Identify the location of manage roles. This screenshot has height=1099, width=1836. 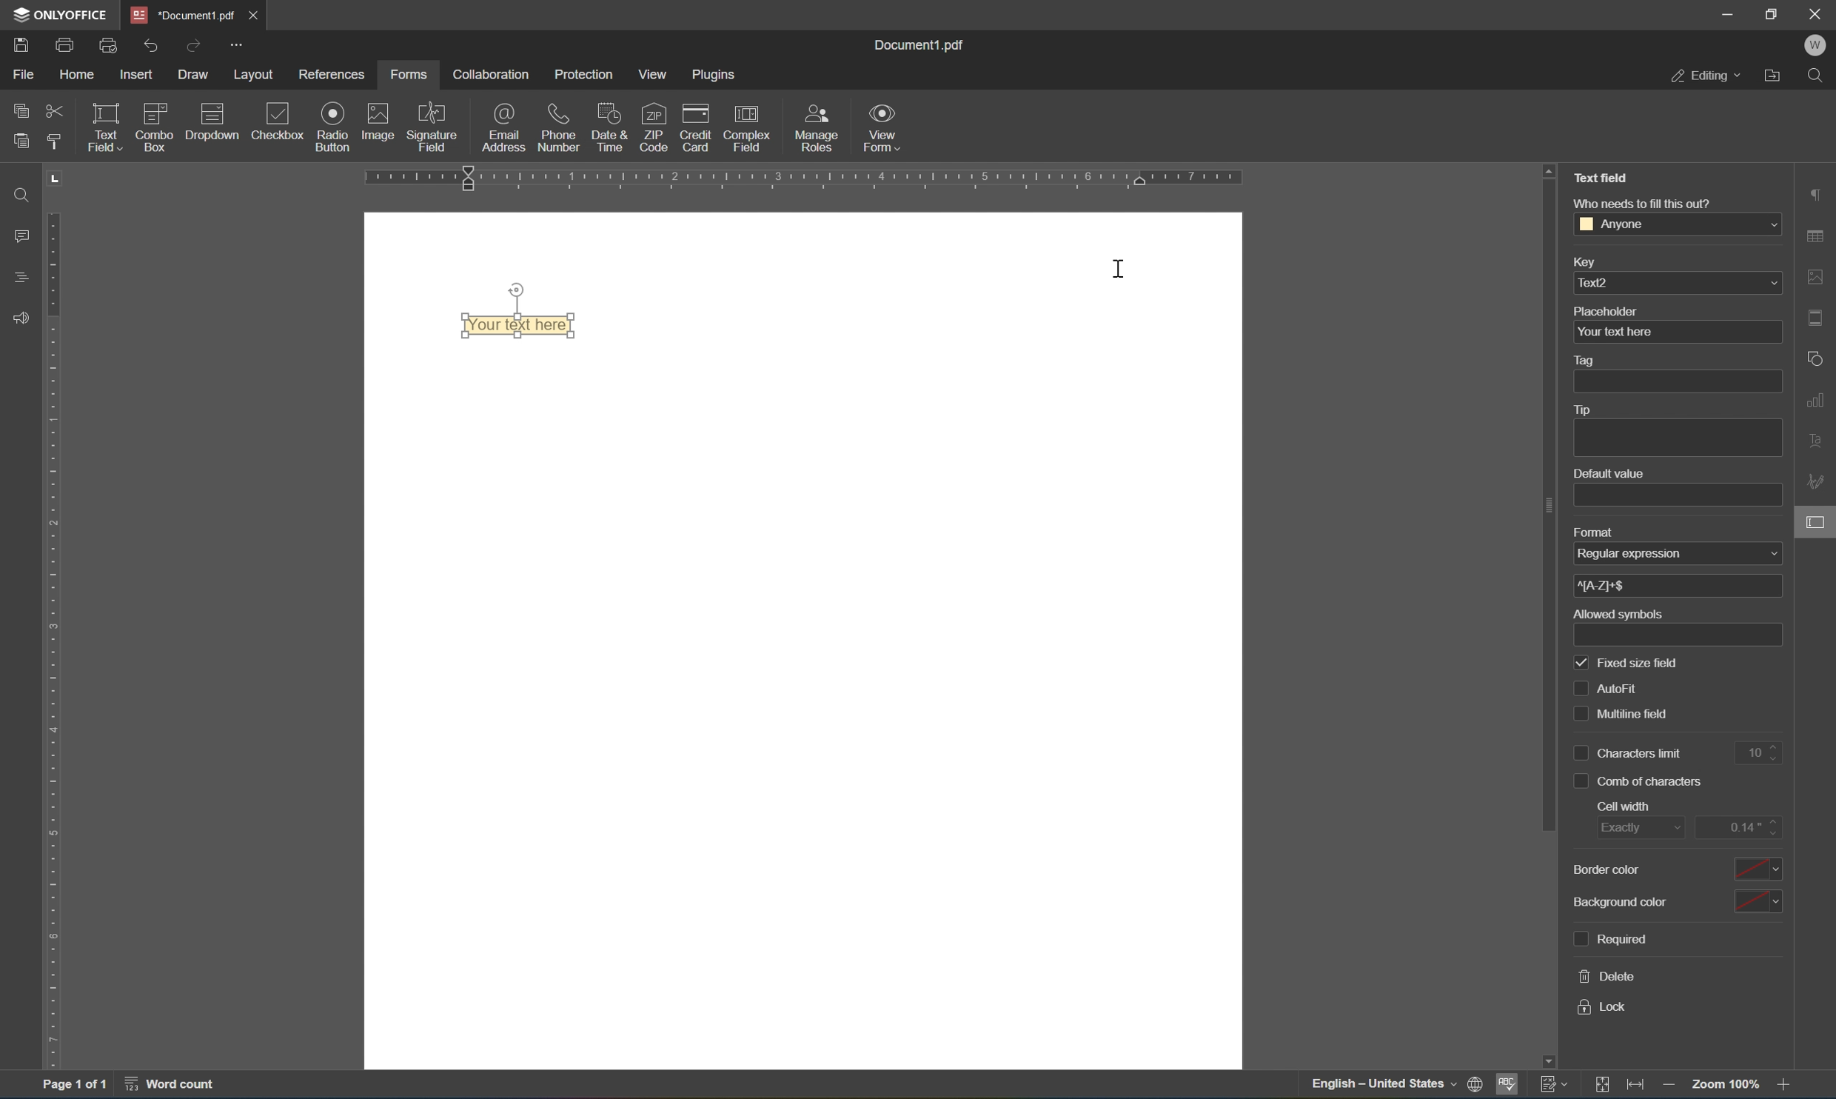
(817, 127).